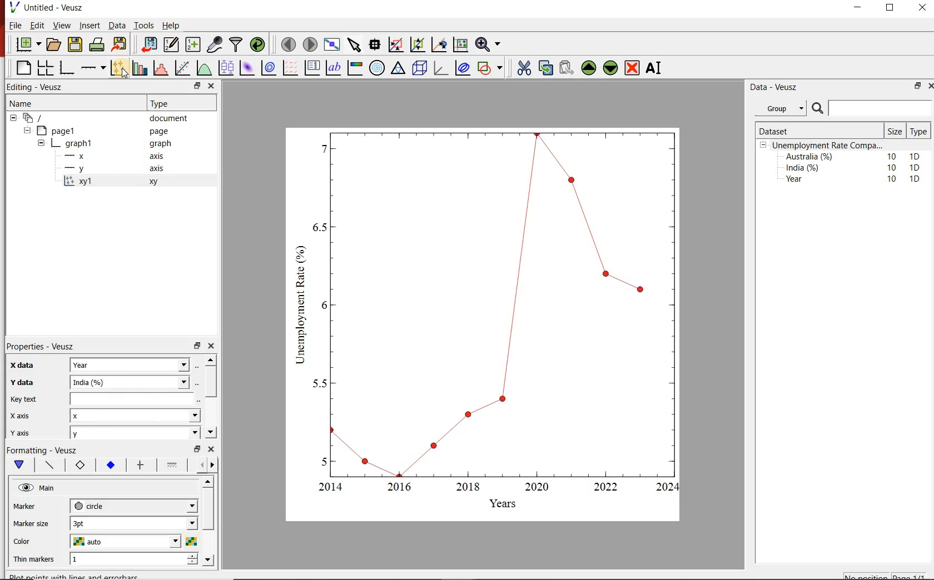 The image size is (934, 580). I want to click on x data, so click(19, 366).